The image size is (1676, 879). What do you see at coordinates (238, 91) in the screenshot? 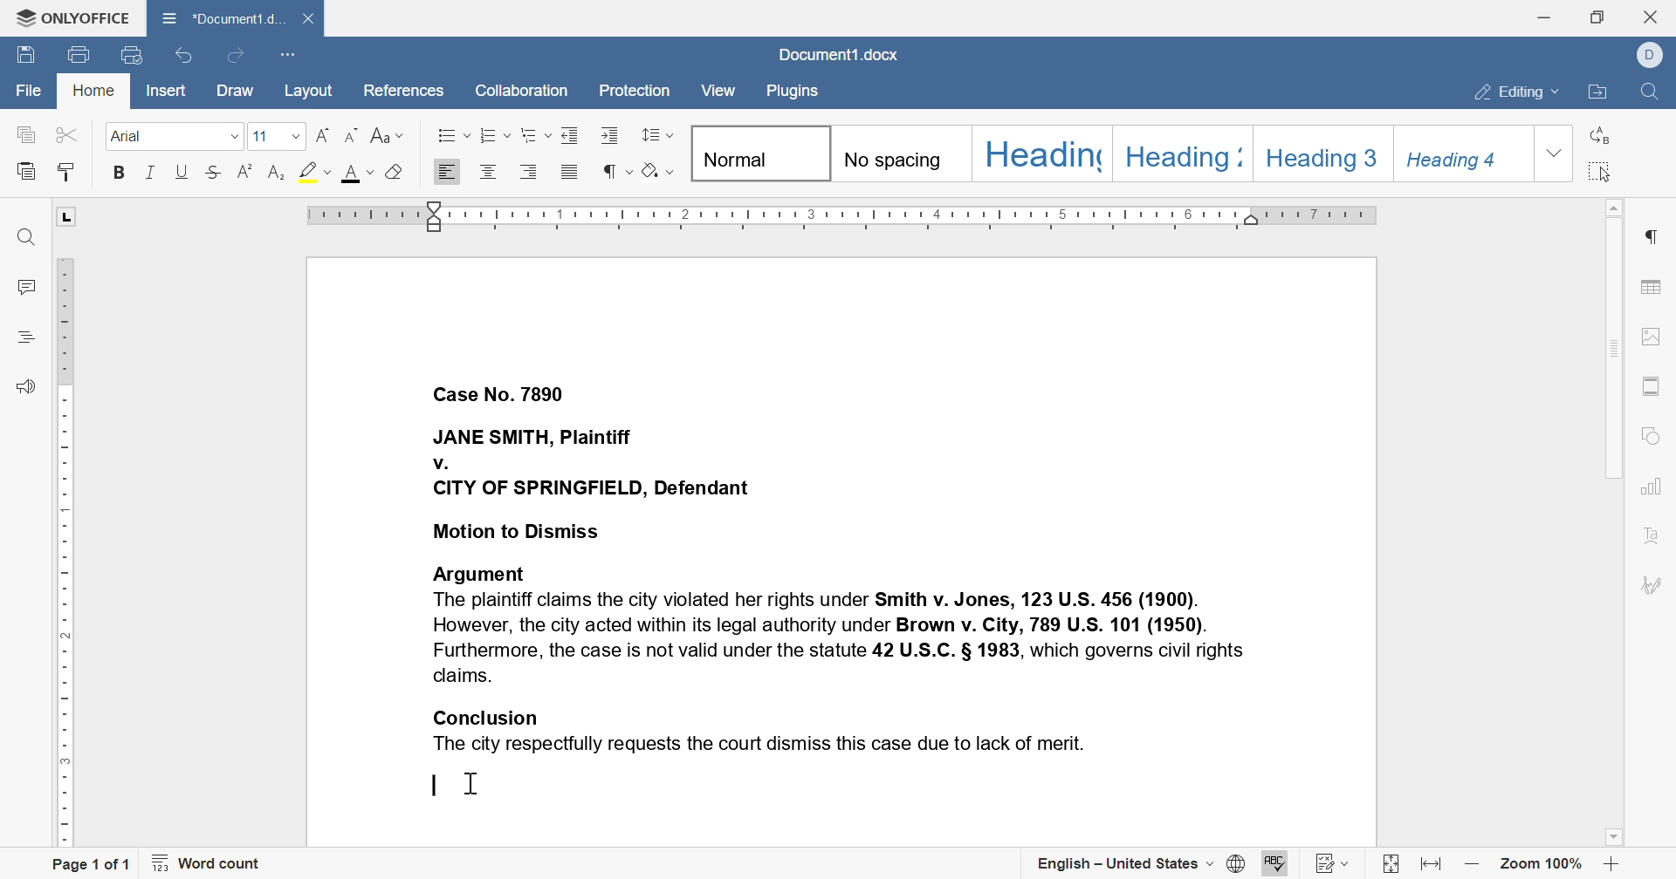
I see `draw` at bounding box center [238, 91].